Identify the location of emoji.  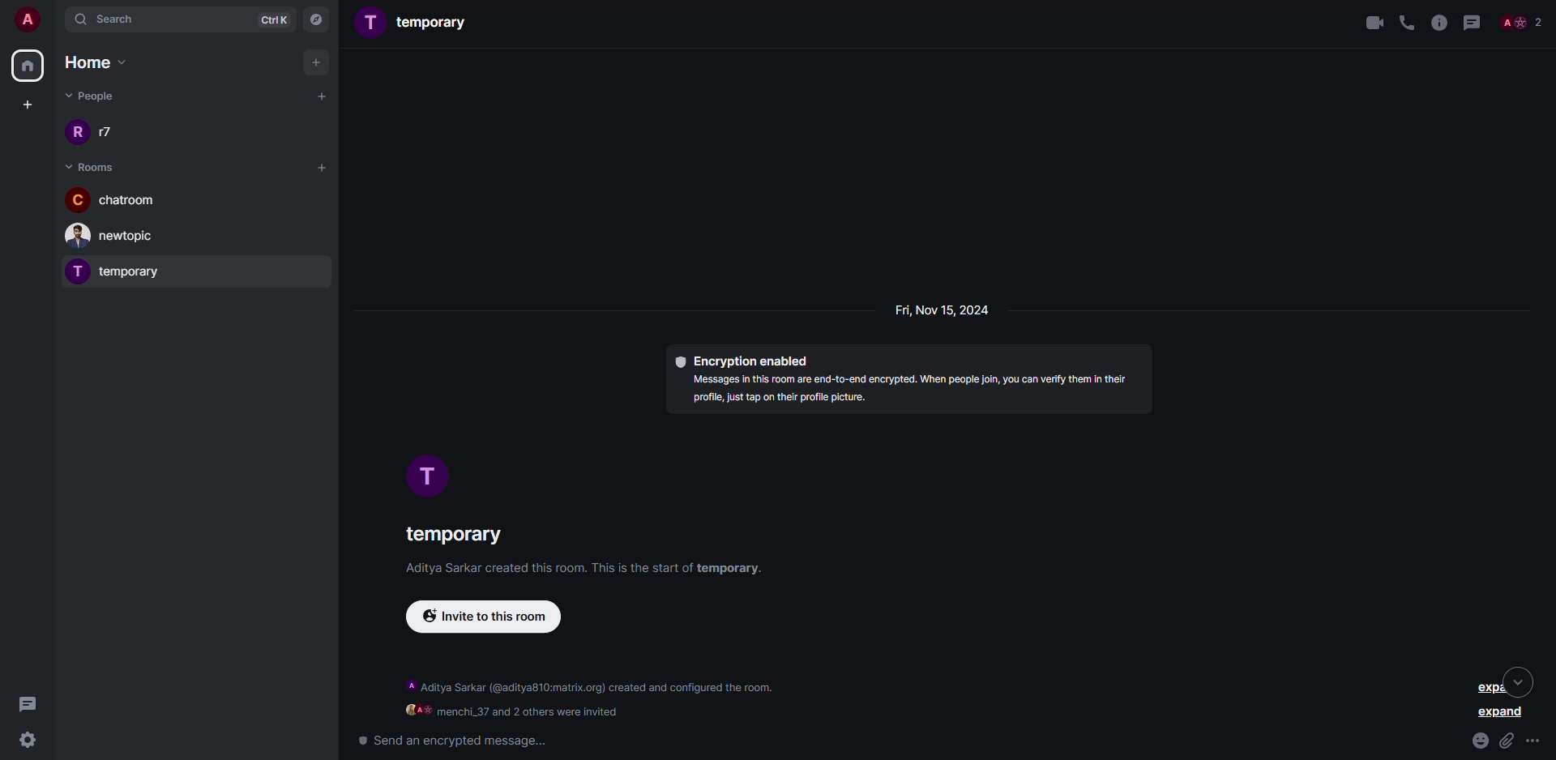
(1480, 738).